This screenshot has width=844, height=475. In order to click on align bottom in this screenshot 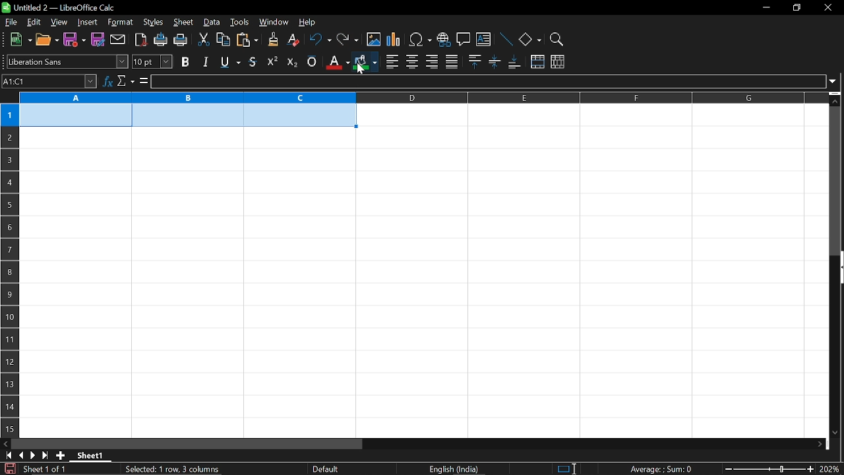, I will do `click(514, 63)`.